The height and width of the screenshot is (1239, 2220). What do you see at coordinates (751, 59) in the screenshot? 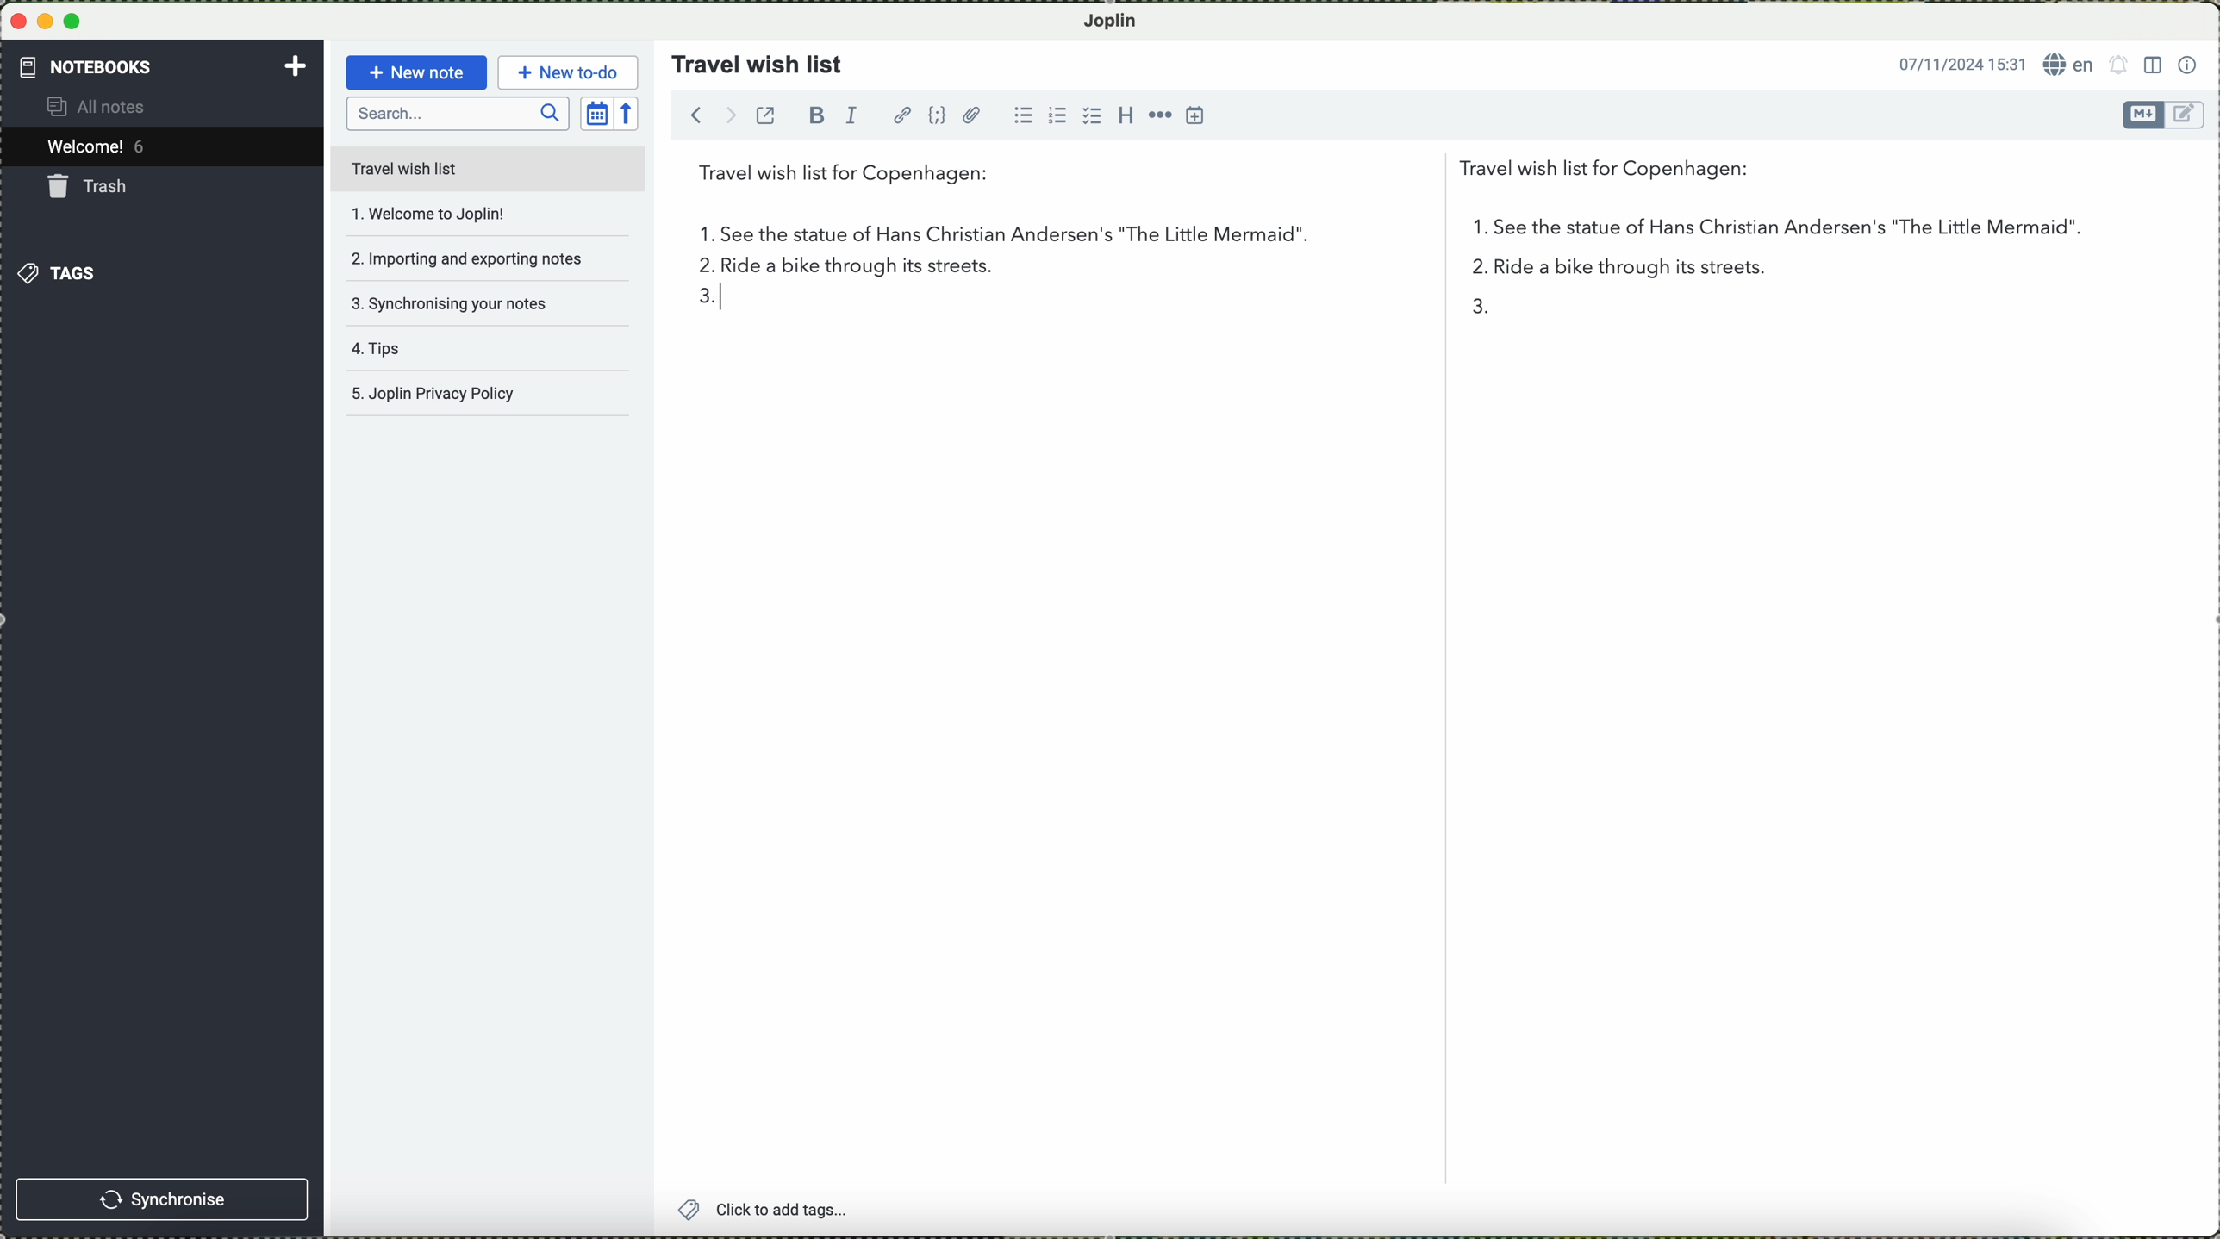
I see `travel wish list` at bounding box center [751, 59].